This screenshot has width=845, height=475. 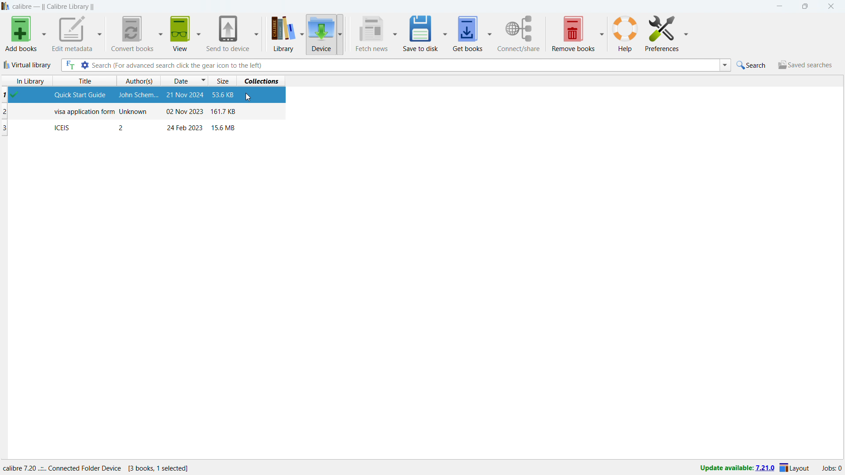 I want to click on search history, so click(x=725, y=65).